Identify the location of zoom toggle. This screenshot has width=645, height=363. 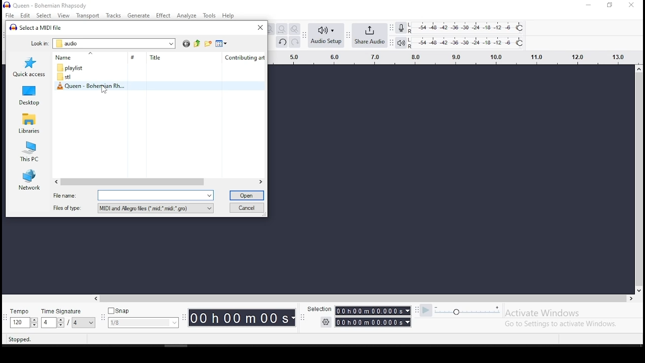
(294, 29).